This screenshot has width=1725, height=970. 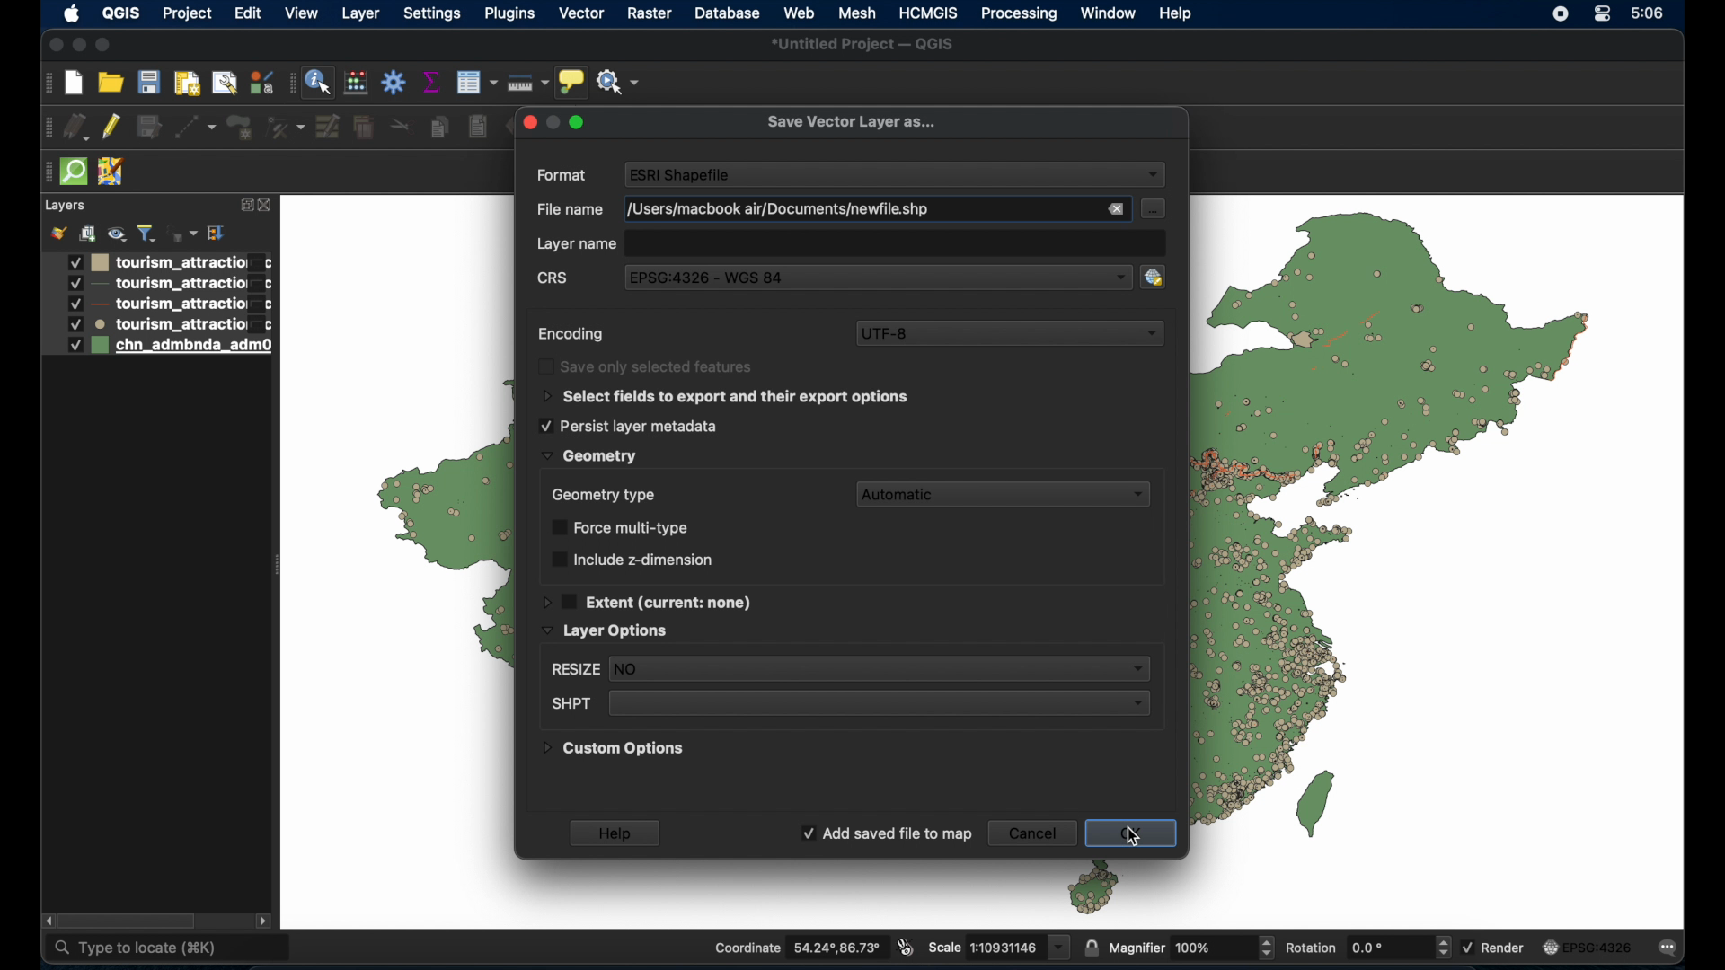 What do you see at coordinates (158, 324) in the screenshot?
I see `layer 4` at bounding box center [158, 324].